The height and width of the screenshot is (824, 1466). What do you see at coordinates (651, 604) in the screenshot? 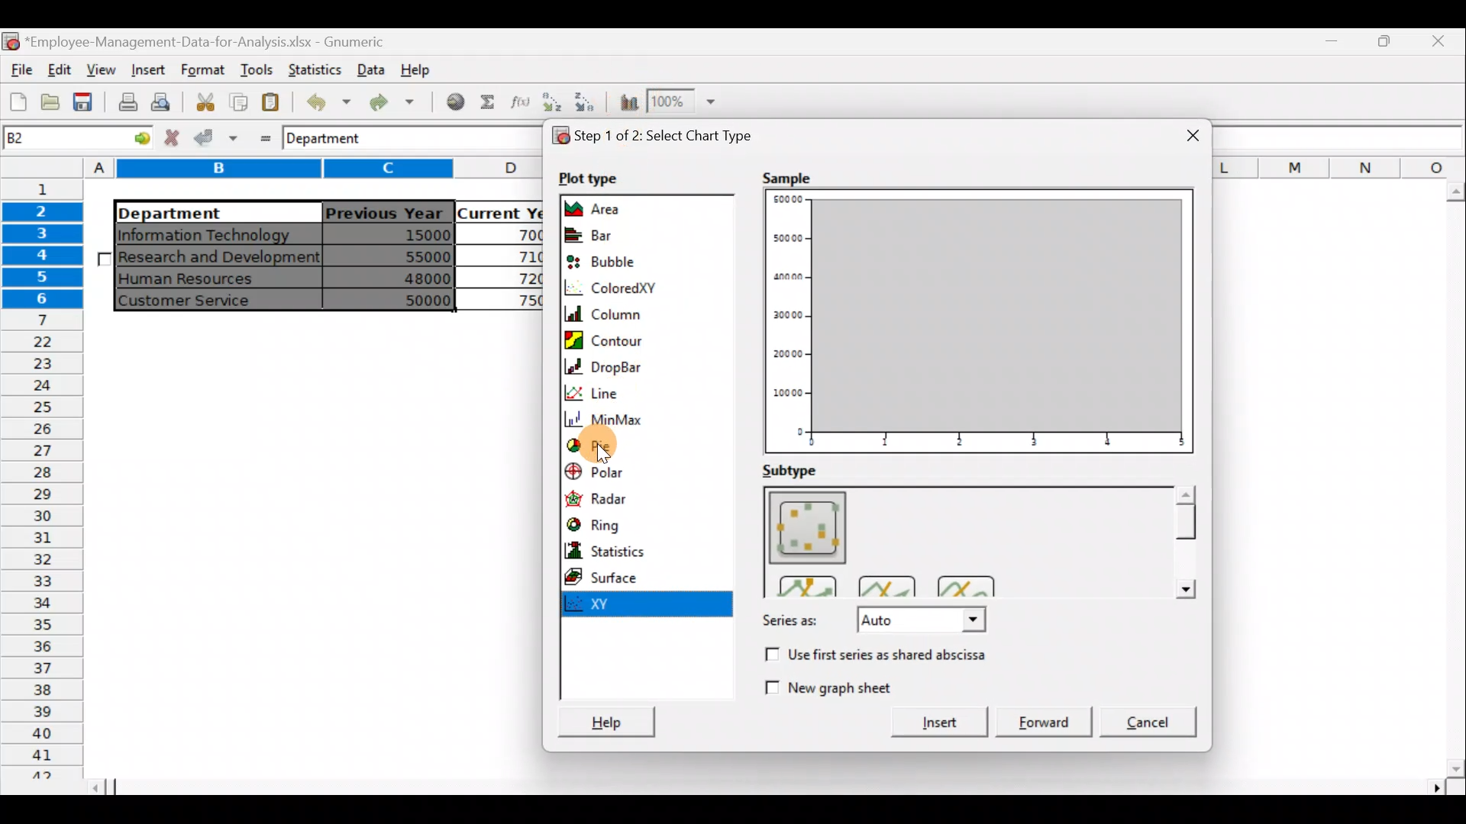
I see `XY` at bounding box center [651, 604].